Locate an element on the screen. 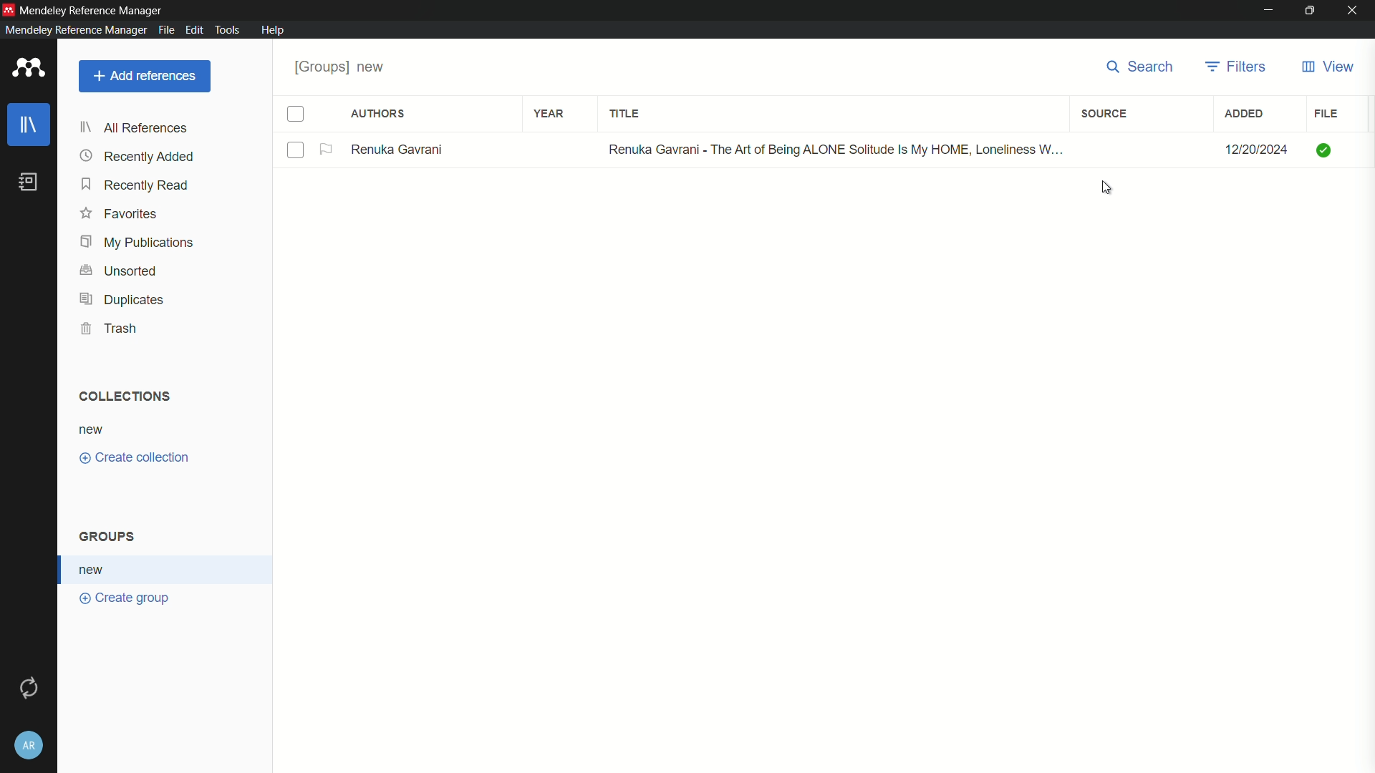  close app is located at coordinates (1355, 10).